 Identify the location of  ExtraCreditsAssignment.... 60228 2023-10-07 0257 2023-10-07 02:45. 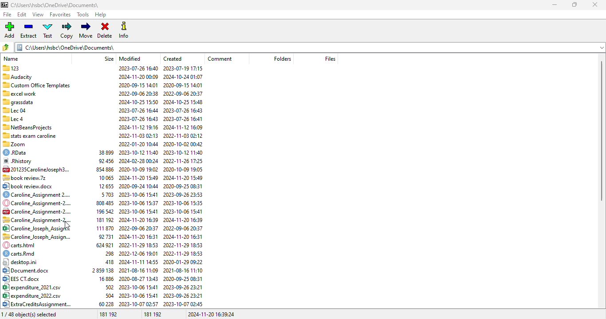
(102, 304).